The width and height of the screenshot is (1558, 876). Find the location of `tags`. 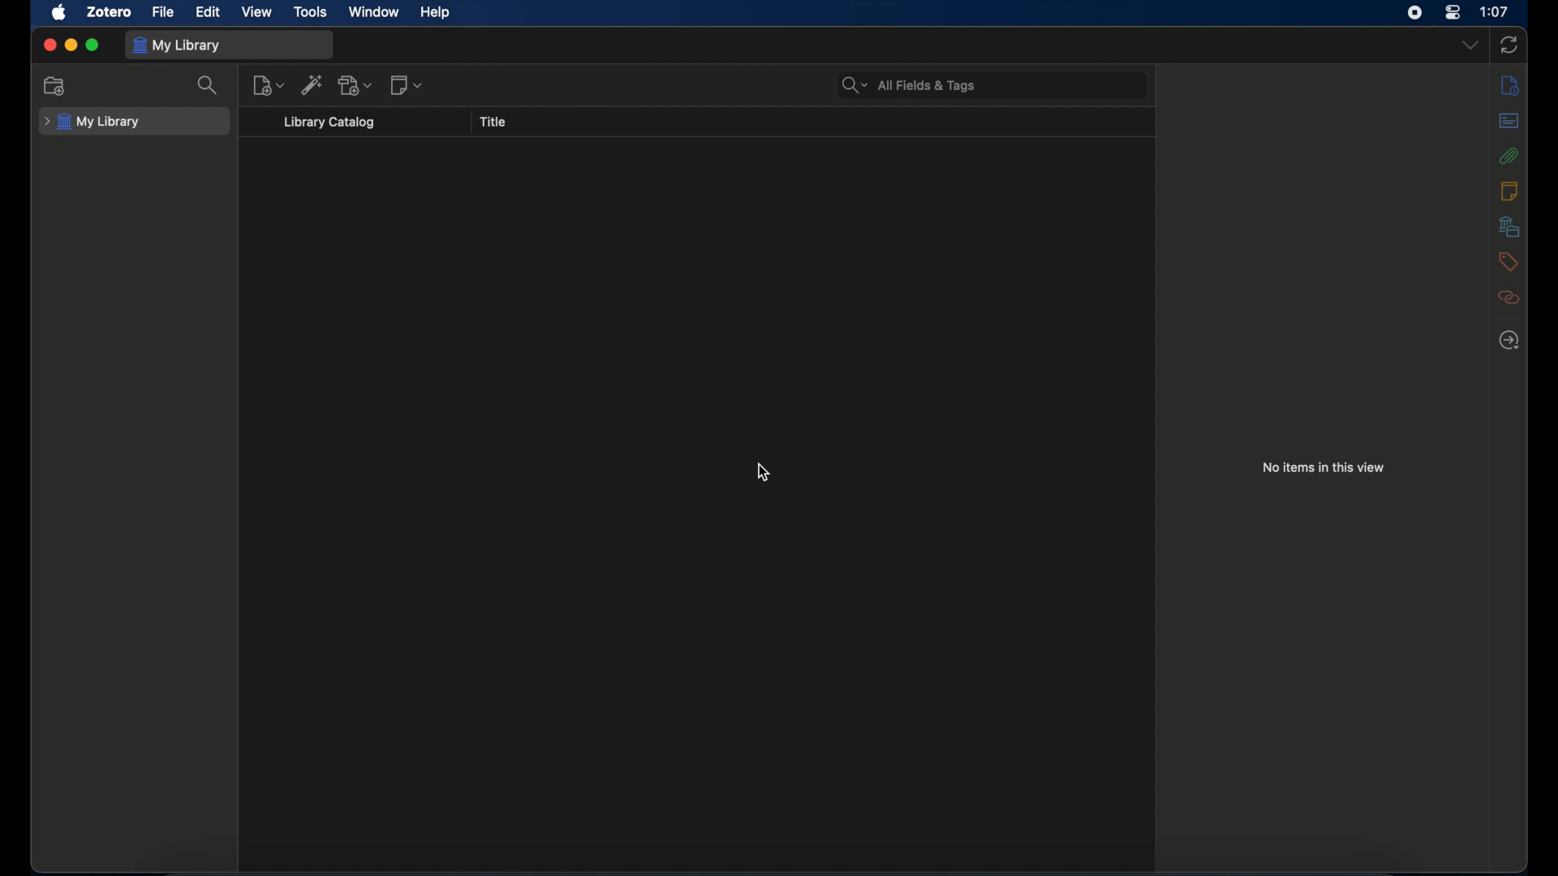

tags is located at coordinates (1508, 261).